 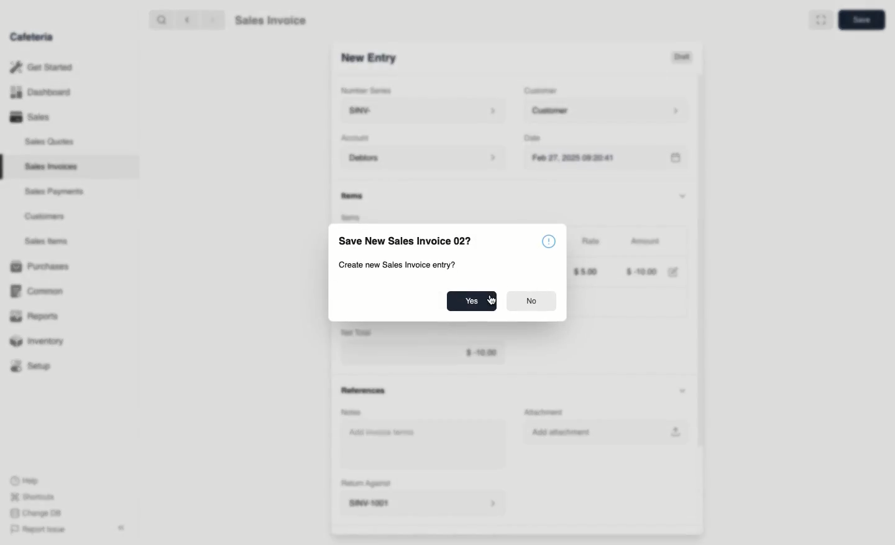 I want to click on Inventory, so click(x=38, y=343).